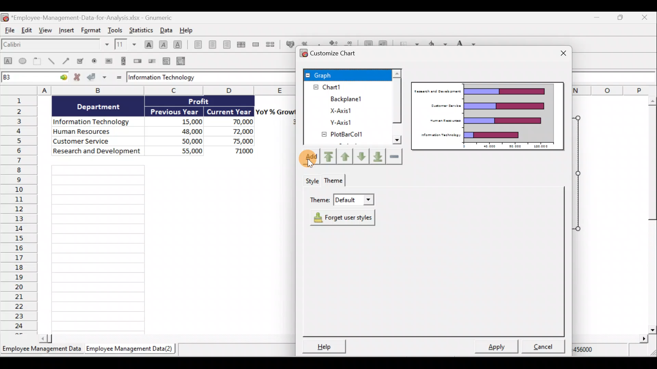  Describe the element at coordinates (115, 29) in the screenshot. I see `Tools` at that location.